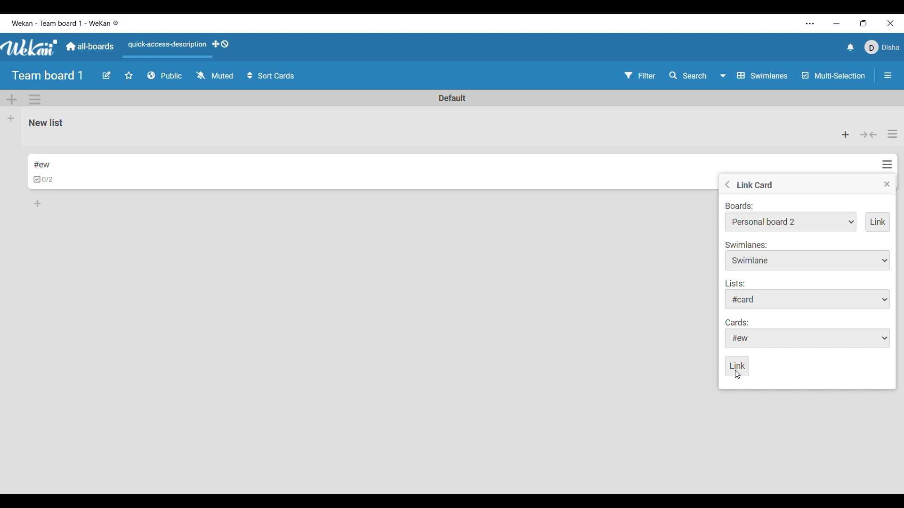  I want to click on Board title, so click(48, 76).